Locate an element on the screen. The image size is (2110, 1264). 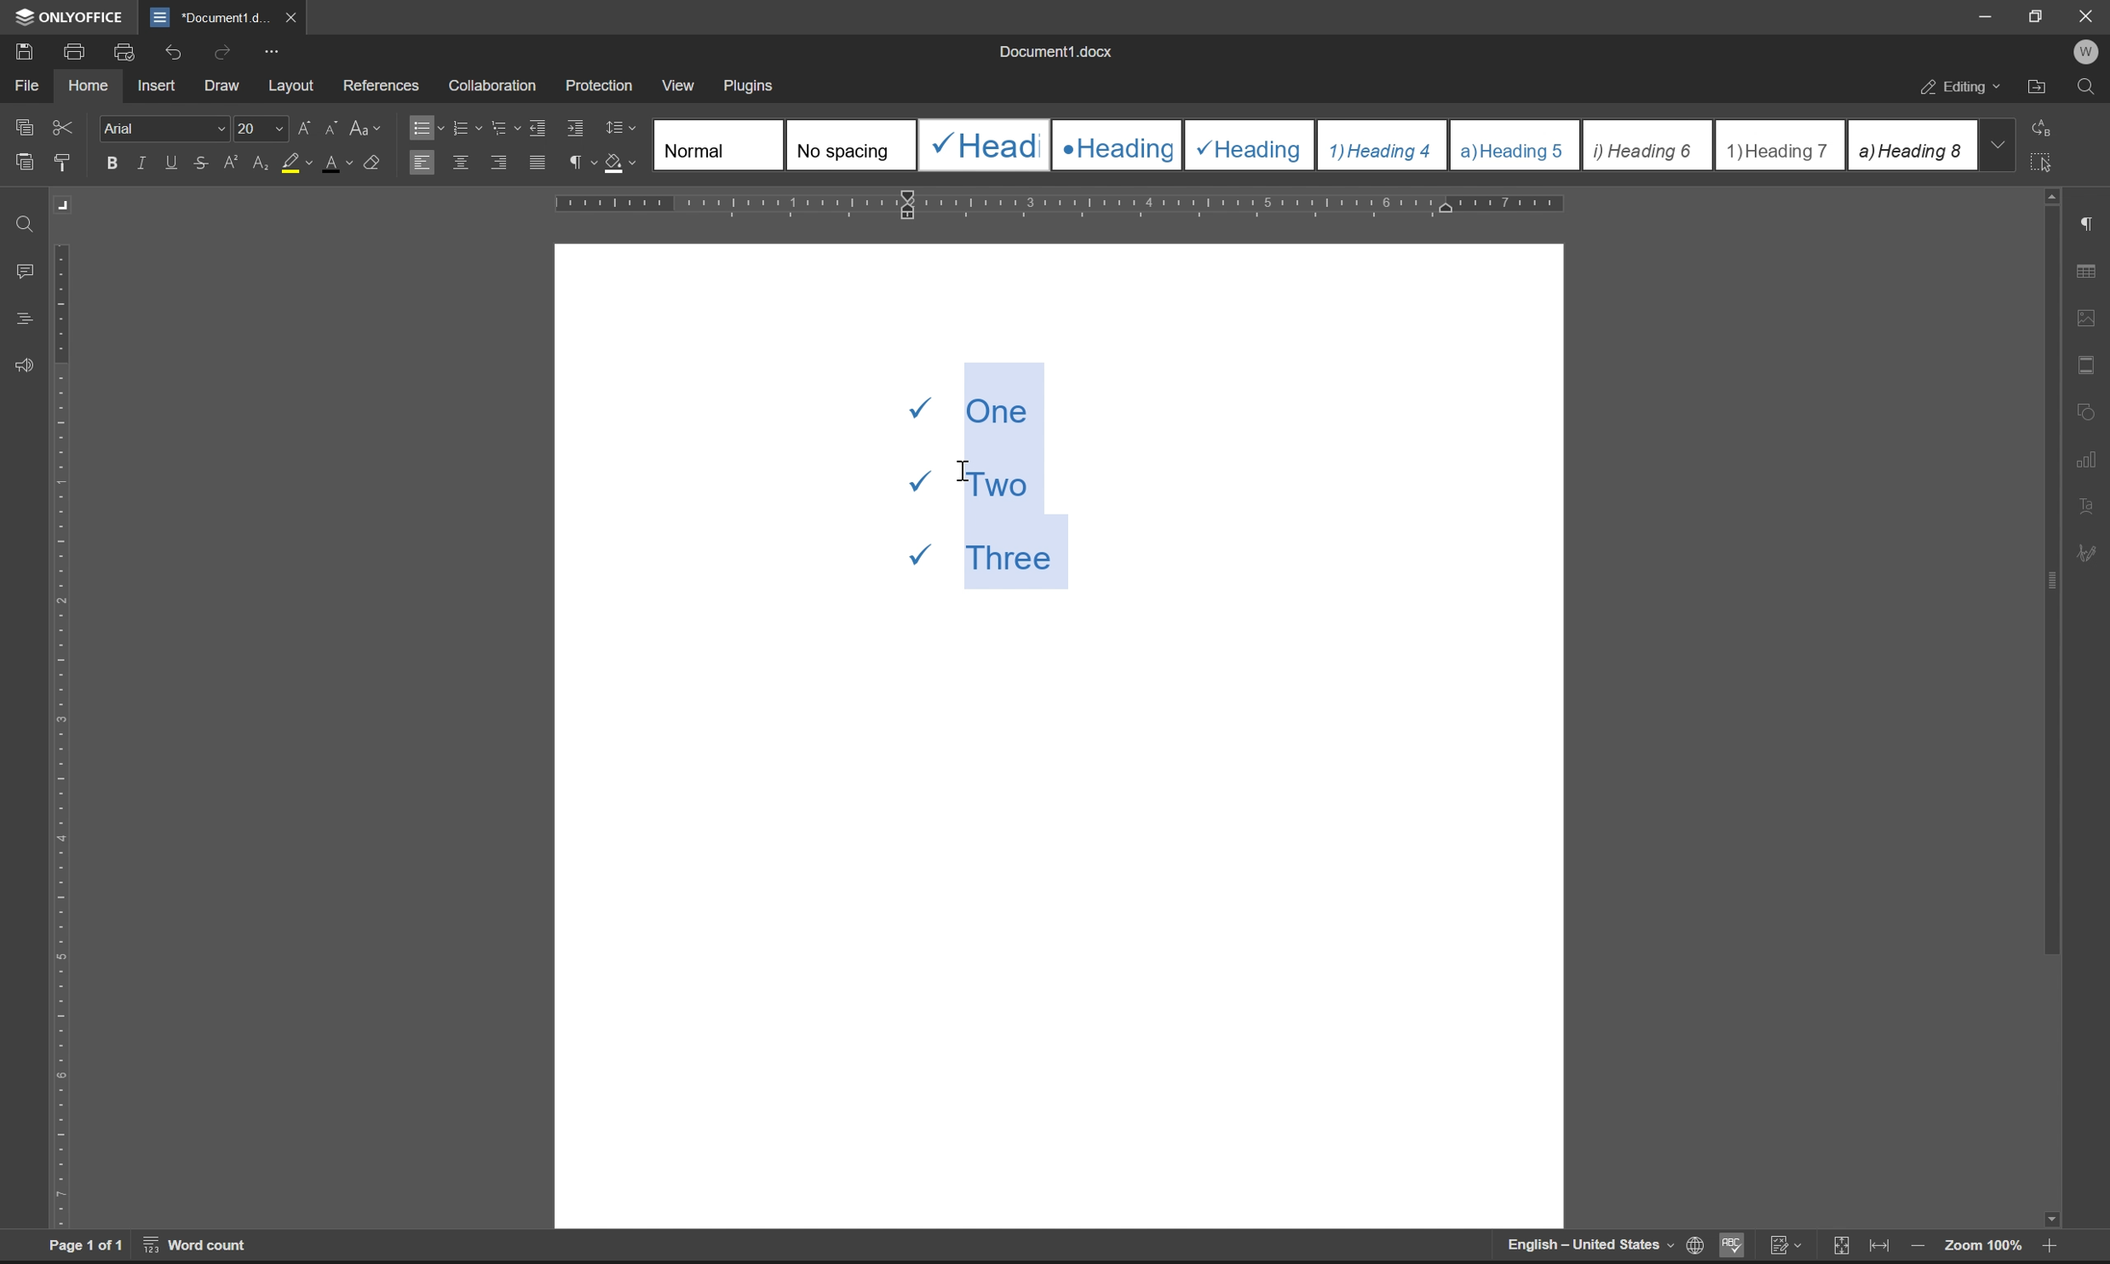
numbering is located at coordinates (466, 129).